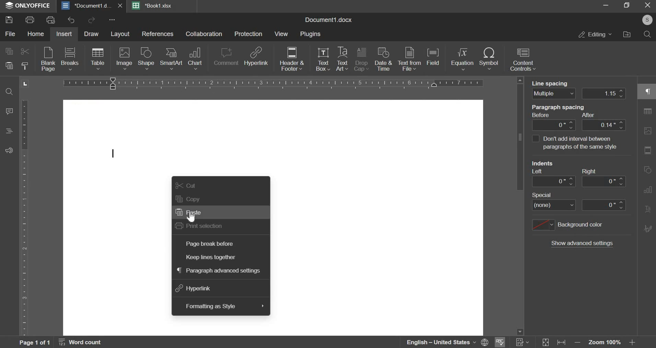 The width and height of the screenshot is (656, 348). What do you see at coordinates (323, 60) in the screenshot?
I see `text box` at bounding box center [323, 60].